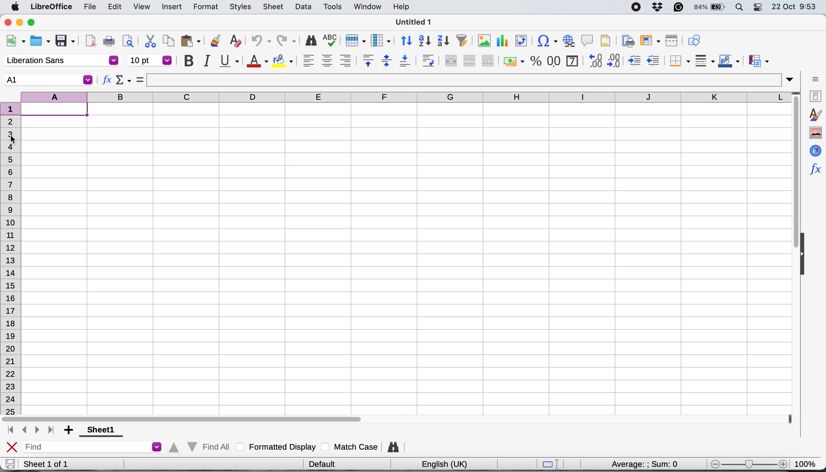 This screenshot has width=826, height=472. I want to click on delete decimal place, so click(615, 60).